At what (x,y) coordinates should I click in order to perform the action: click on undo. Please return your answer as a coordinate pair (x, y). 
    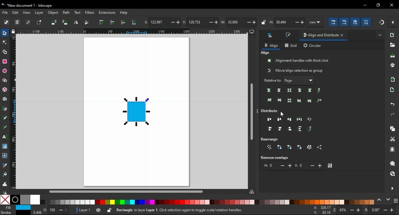
    Looking at the image, I should click on (393, 105).